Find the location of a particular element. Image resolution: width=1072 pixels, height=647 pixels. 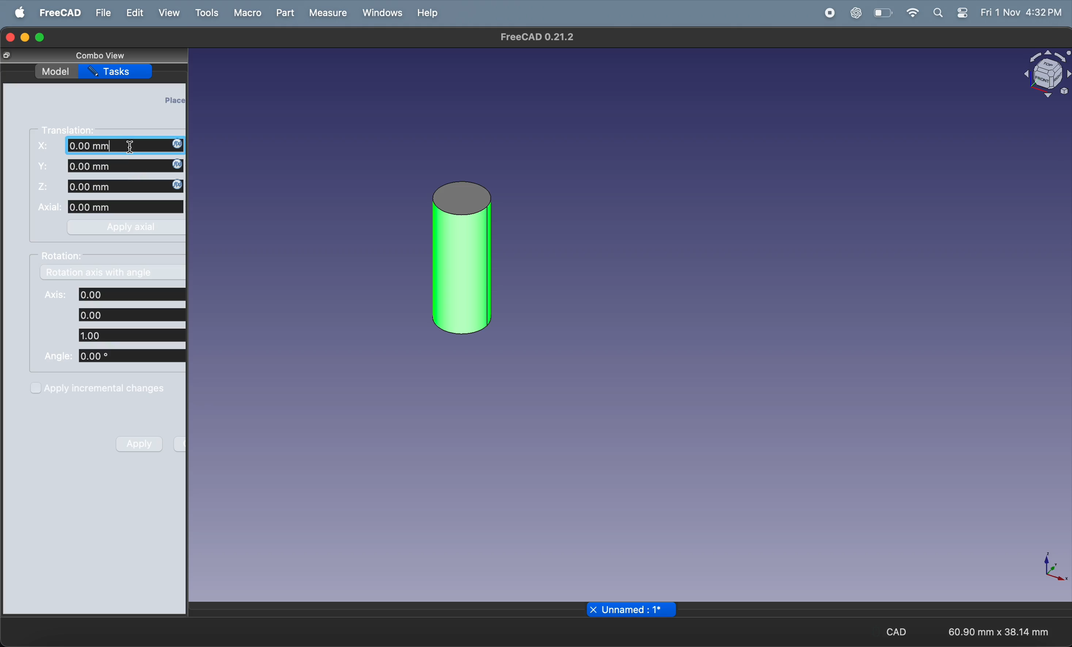

tools is located at coordinates (206, 13).